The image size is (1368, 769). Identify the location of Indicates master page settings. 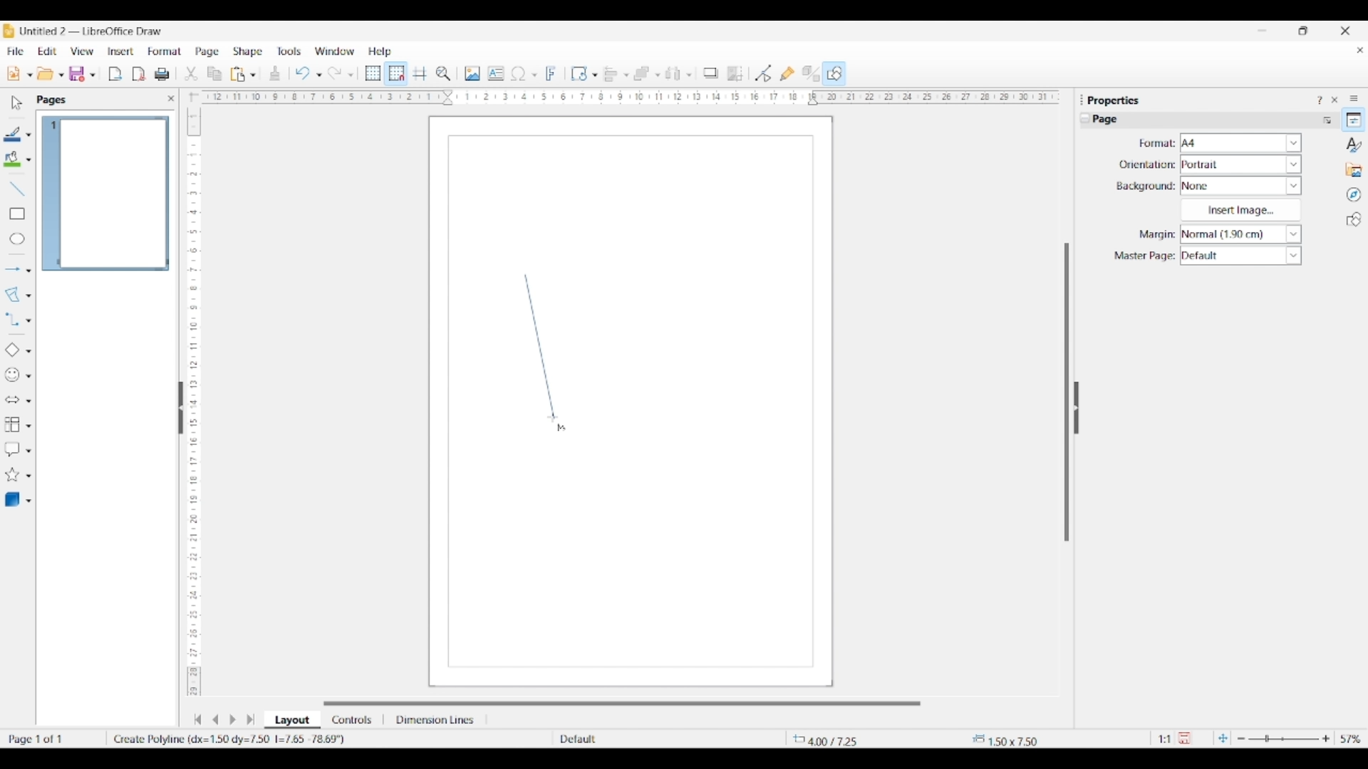
(1144, 256).